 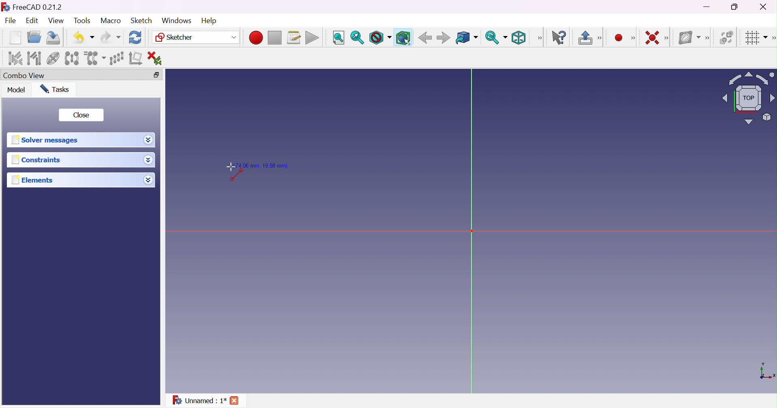 What do you see at coordinates (149, 140) in the screenshot?
I see `Drop down` at bounding box center [149, 140].